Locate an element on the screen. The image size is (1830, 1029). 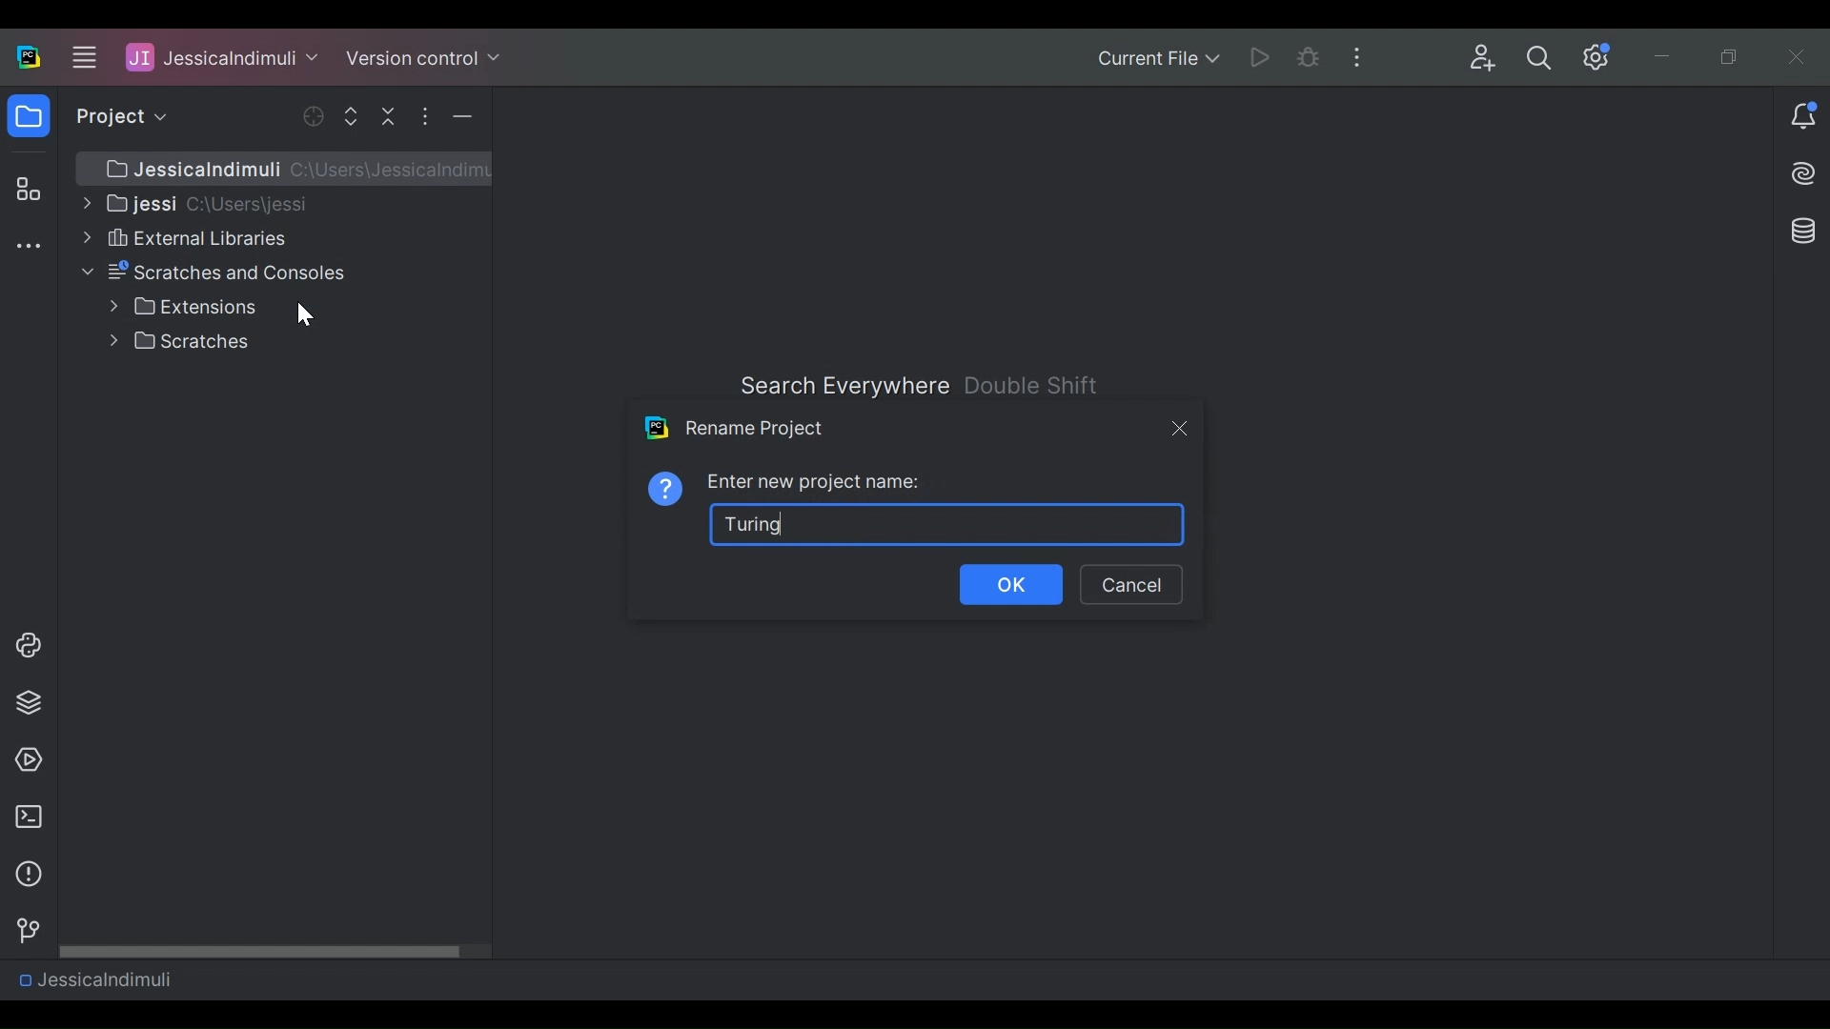
shortcut is located at coordinates (1034, 385).